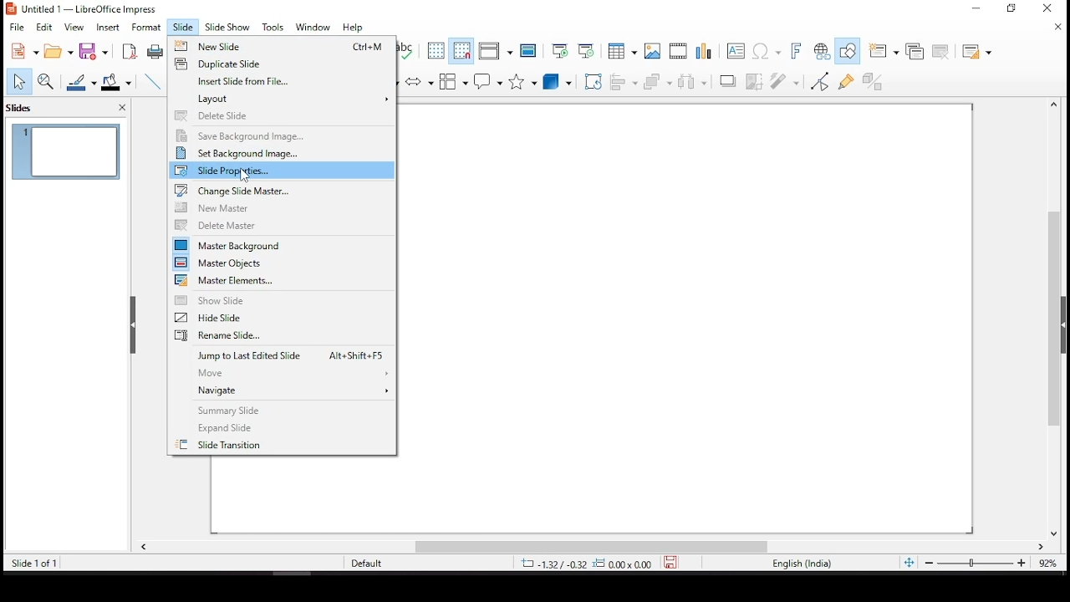 This screenshot has height=602, width=1070. What do you see at coordinates (310, 23) in the screenshot?
I see `window` at bounding box center [310, 23].